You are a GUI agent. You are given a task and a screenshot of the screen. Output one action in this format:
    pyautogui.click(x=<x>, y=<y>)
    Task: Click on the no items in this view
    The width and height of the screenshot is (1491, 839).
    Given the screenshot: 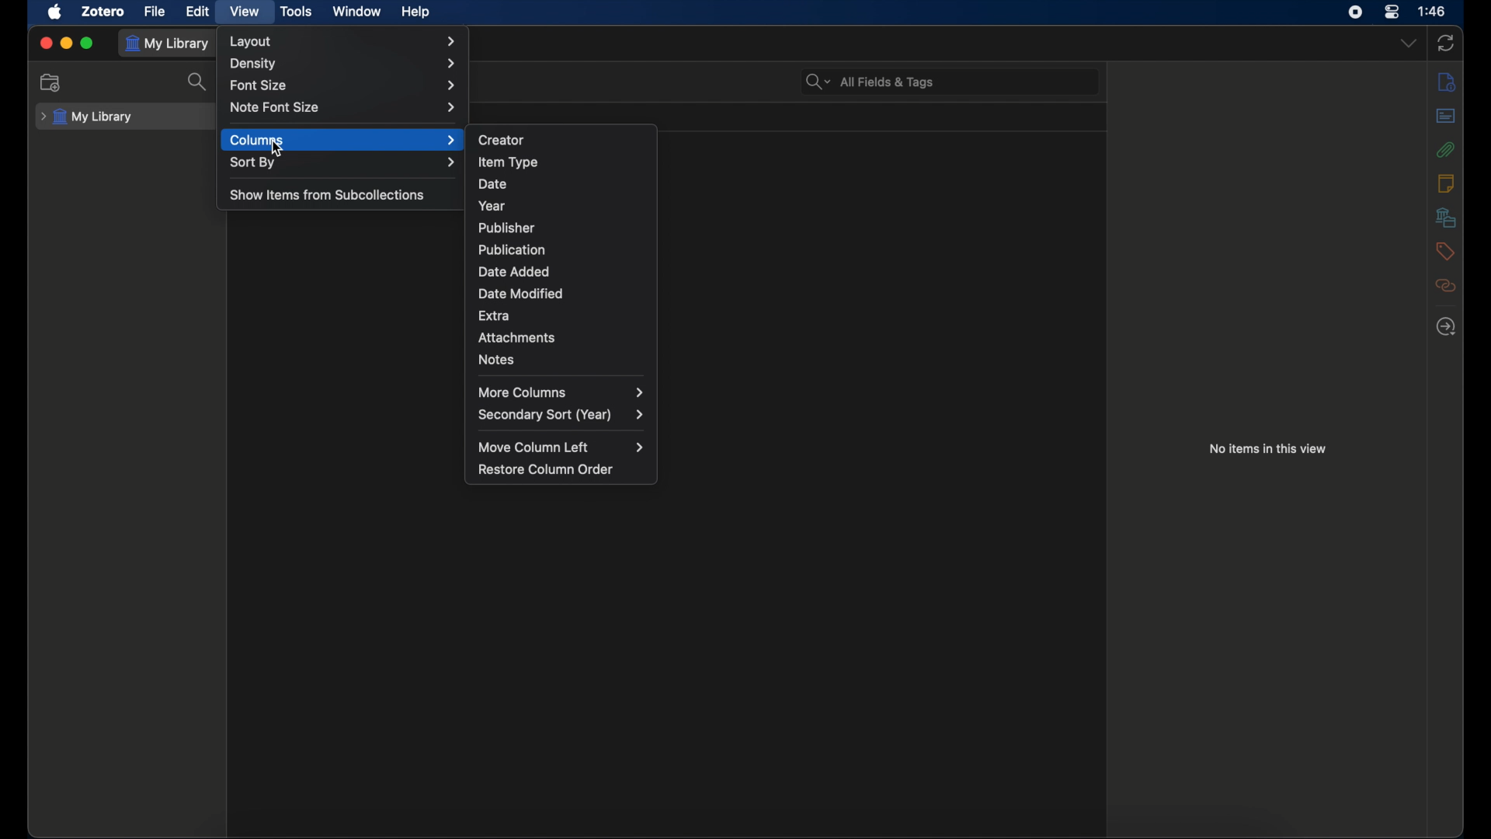 What is the action you would take?
    pyautogui.click(x=1267, y=448)
    